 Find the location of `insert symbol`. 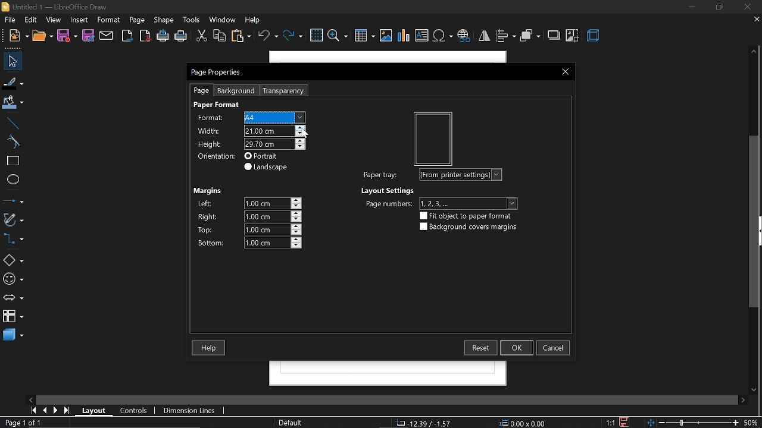

insert symbol is located at coordinates (443, 36).